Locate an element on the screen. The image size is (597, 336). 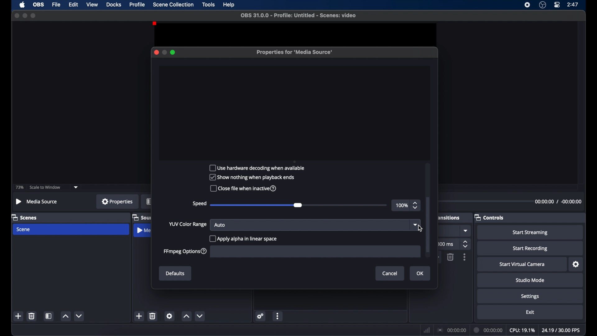
maximize is located at coordinates (174, 52).